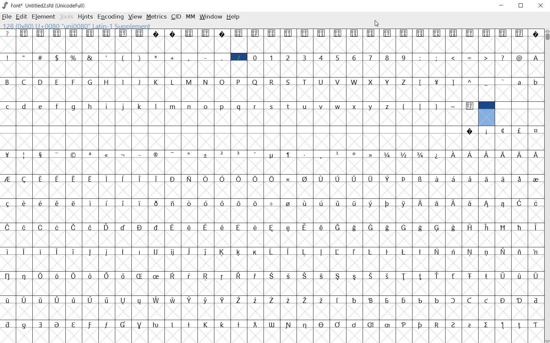 This screenshot has width=550, height=343. Describe the element at coordinates (272, 33) in the screenshot. I see `Symbol` at that location.